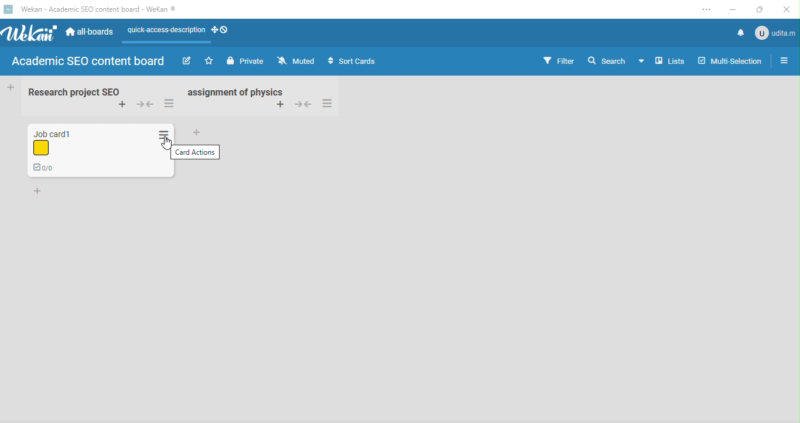 The height and width of the screenshot is (423, 800). What do you see at coordinates (785, 60) in the screenshot?
I see `open/close sidebar` at bounding box center [785, 60].